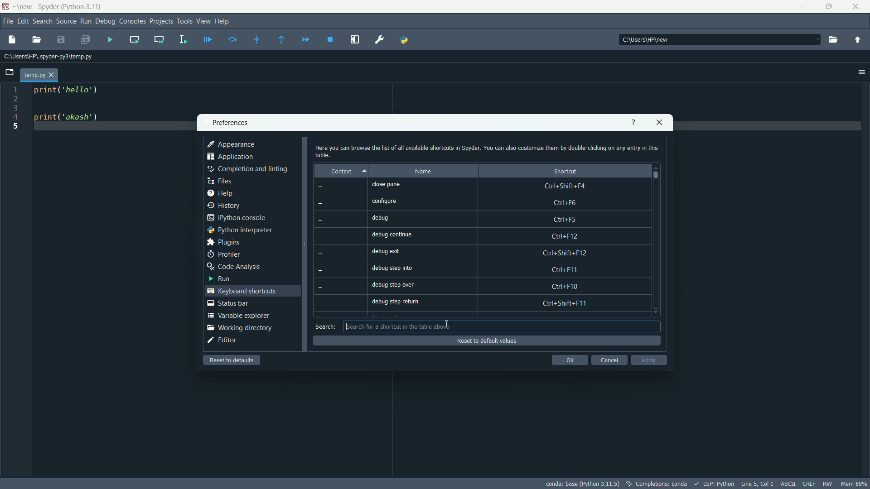  Describe the element at coordinates (230, 157) in the screenshot. I see `application` at that location.